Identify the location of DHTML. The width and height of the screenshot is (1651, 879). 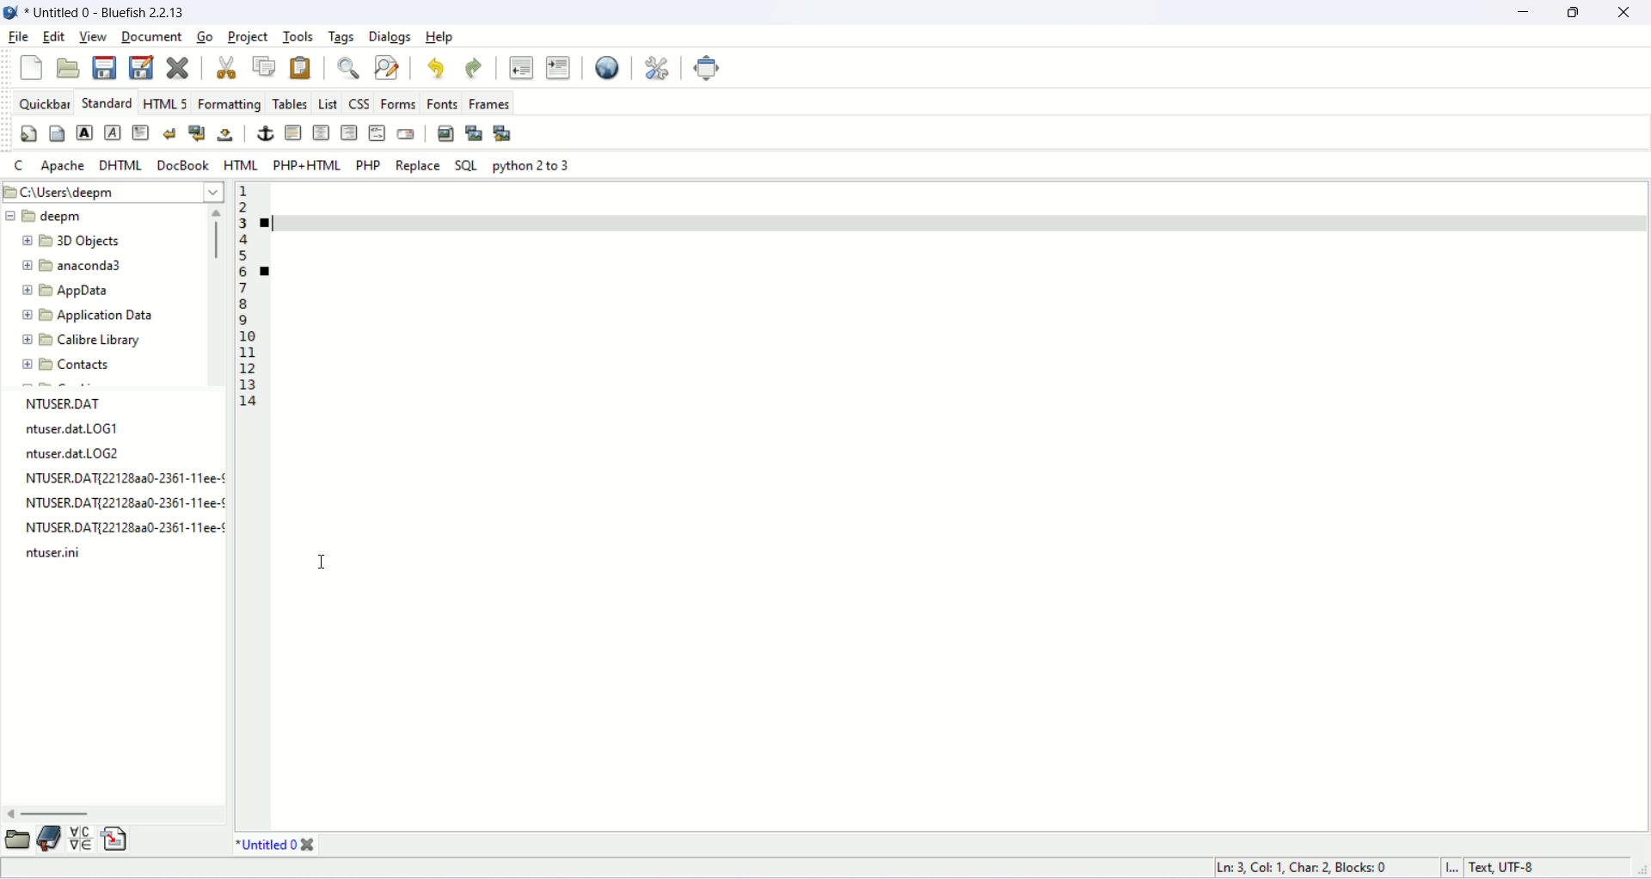
(122, 166).